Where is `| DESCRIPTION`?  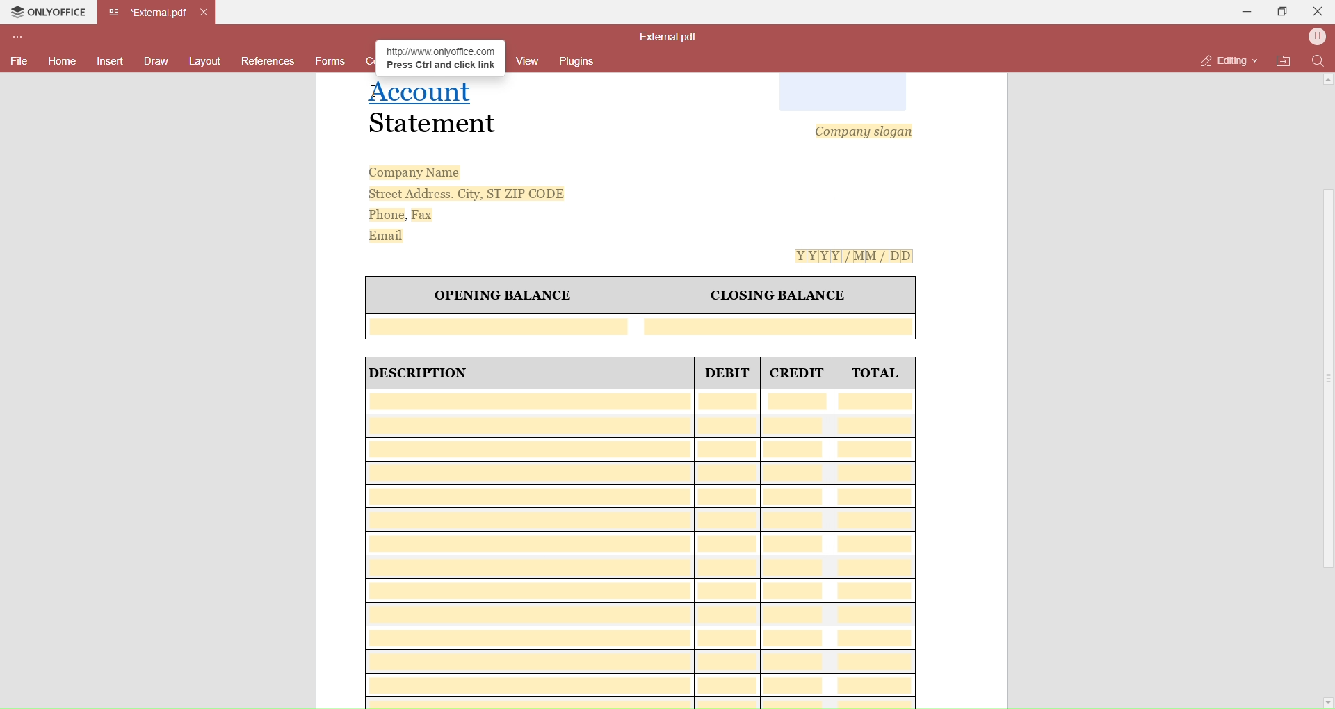
| DESCRIPTION is located at coordinates (420, 373).